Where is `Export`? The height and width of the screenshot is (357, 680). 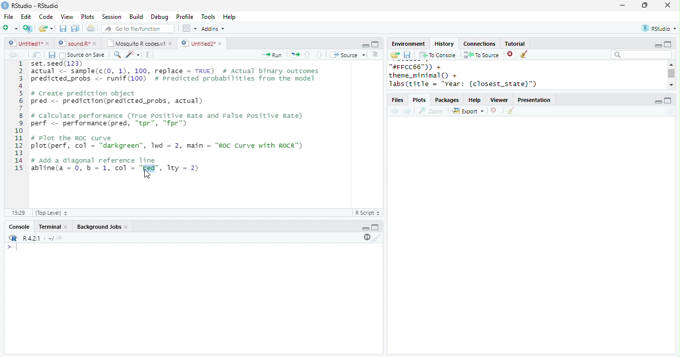 Export is located at coordinates (468, 111).